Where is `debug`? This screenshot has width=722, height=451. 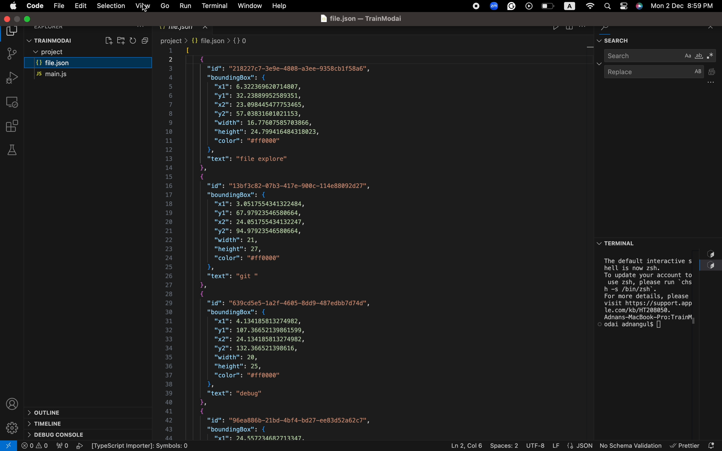 debug is located at coordinates (61, 435).